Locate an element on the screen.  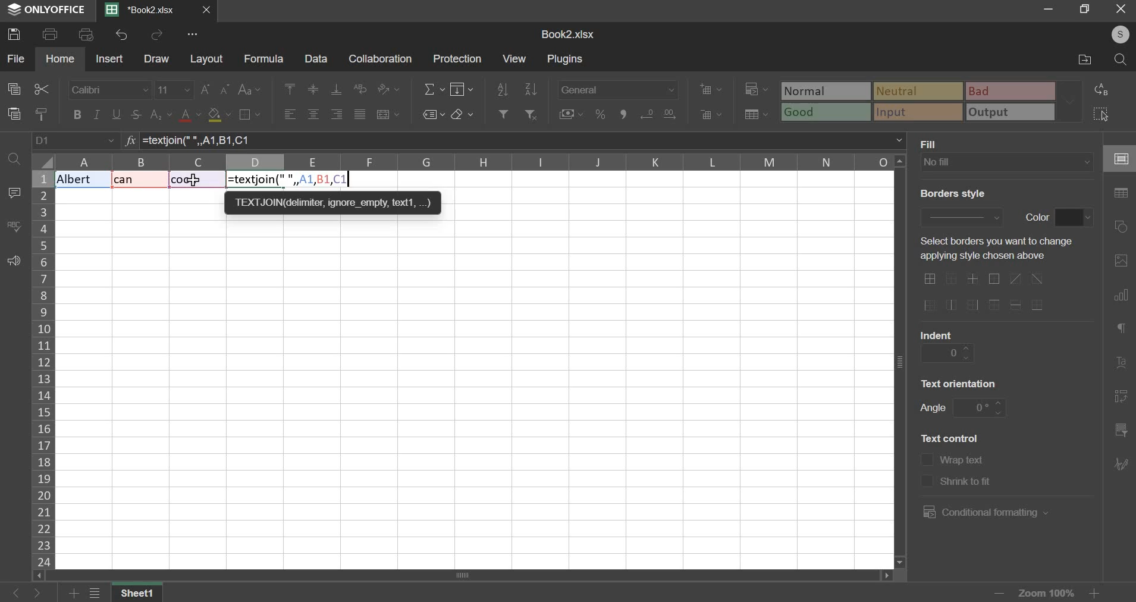
sort descending is located at coordinates (531, 89).